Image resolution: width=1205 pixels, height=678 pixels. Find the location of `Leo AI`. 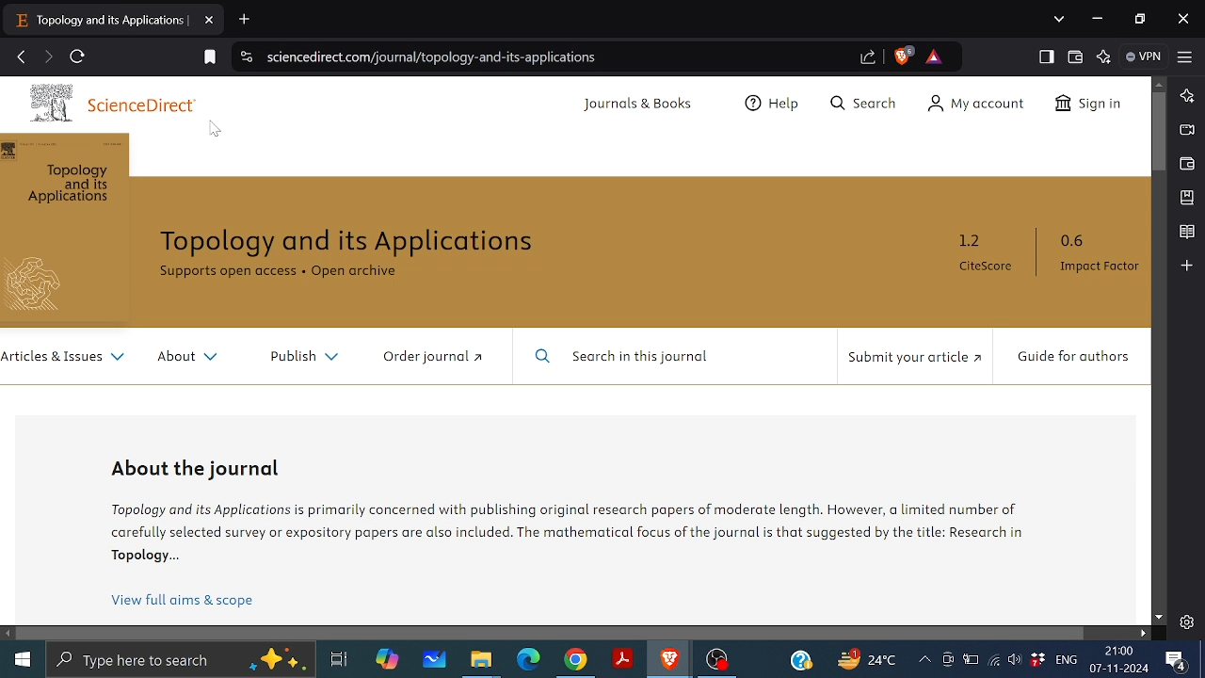

Leo AI is located at coordinates (1104, 58).